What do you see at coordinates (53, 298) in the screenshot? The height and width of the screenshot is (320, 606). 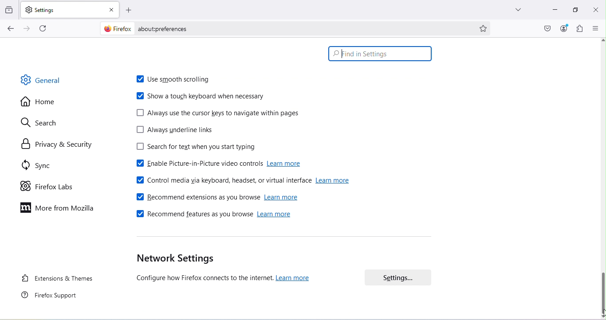 I see `Firefox support` at bounding box center [53, 298].